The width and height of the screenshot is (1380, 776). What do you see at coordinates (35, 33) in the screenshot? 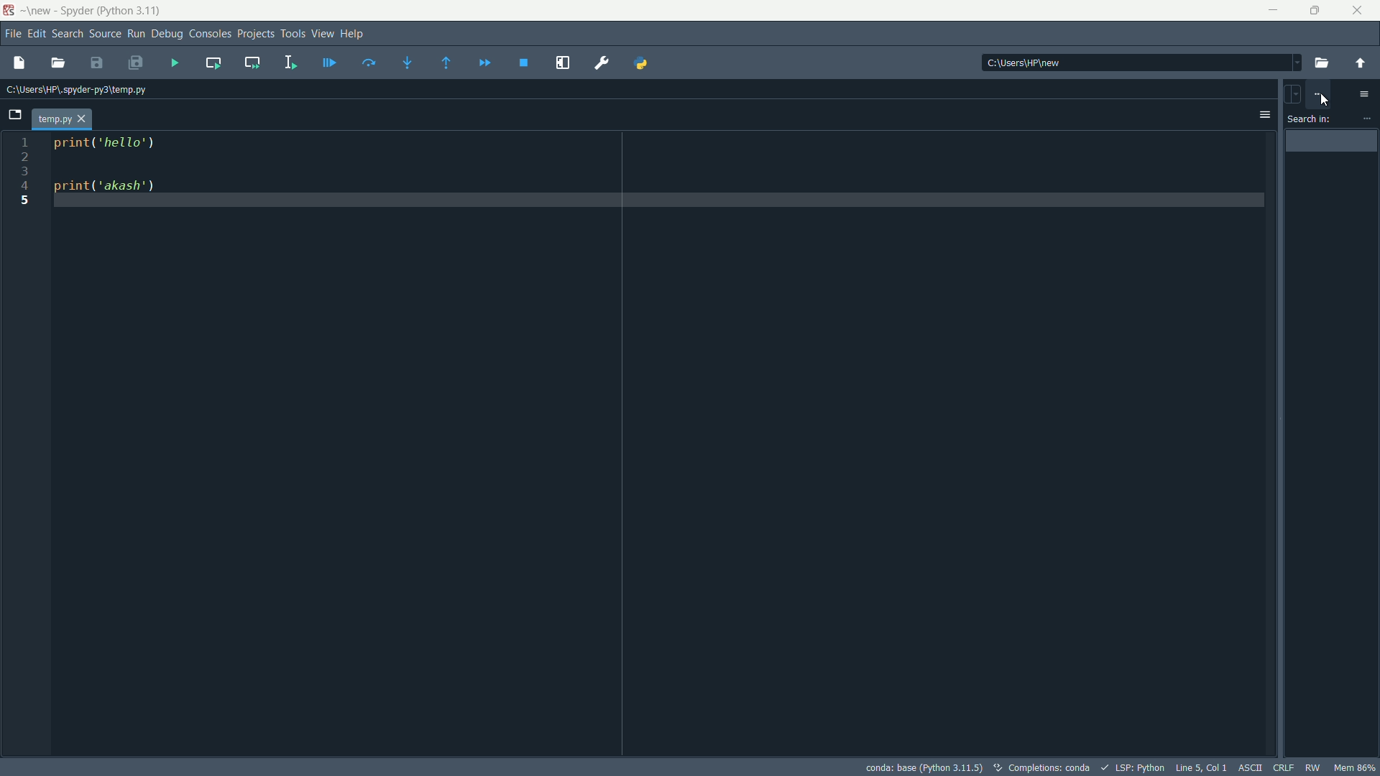
I see `Edit menu` at bounding box center [35, 33].